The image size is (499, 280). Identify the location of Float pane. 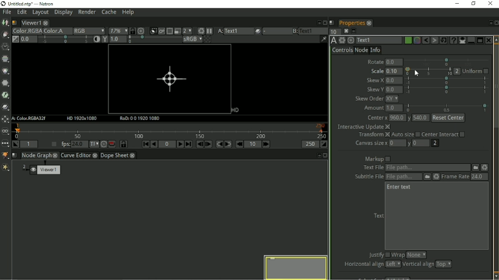
(490, 22).